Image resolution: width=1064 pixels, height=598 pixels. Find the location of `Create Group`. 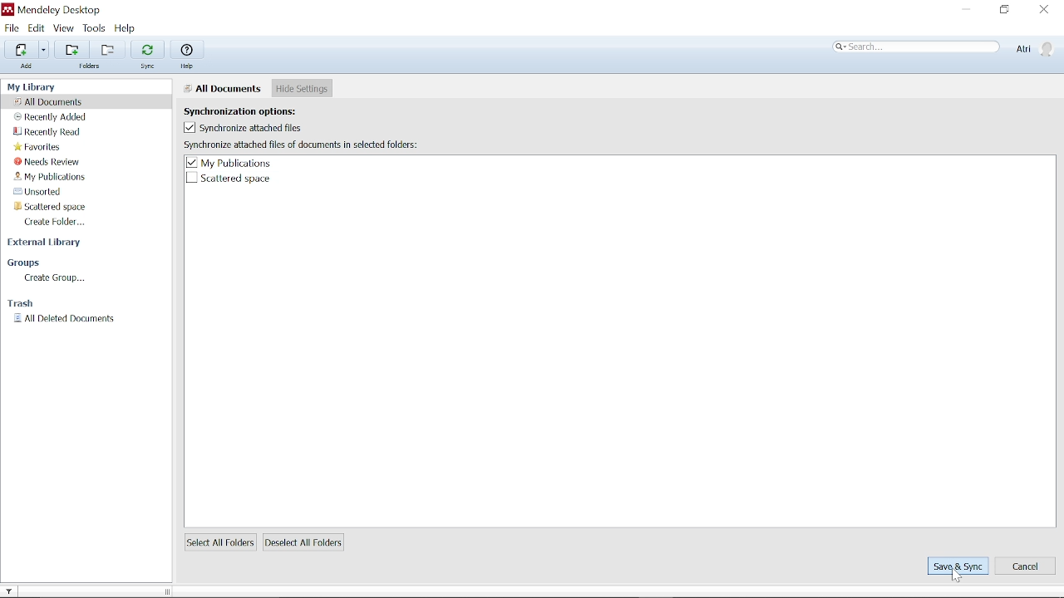

Create Group is located at coordinates (53, 277).